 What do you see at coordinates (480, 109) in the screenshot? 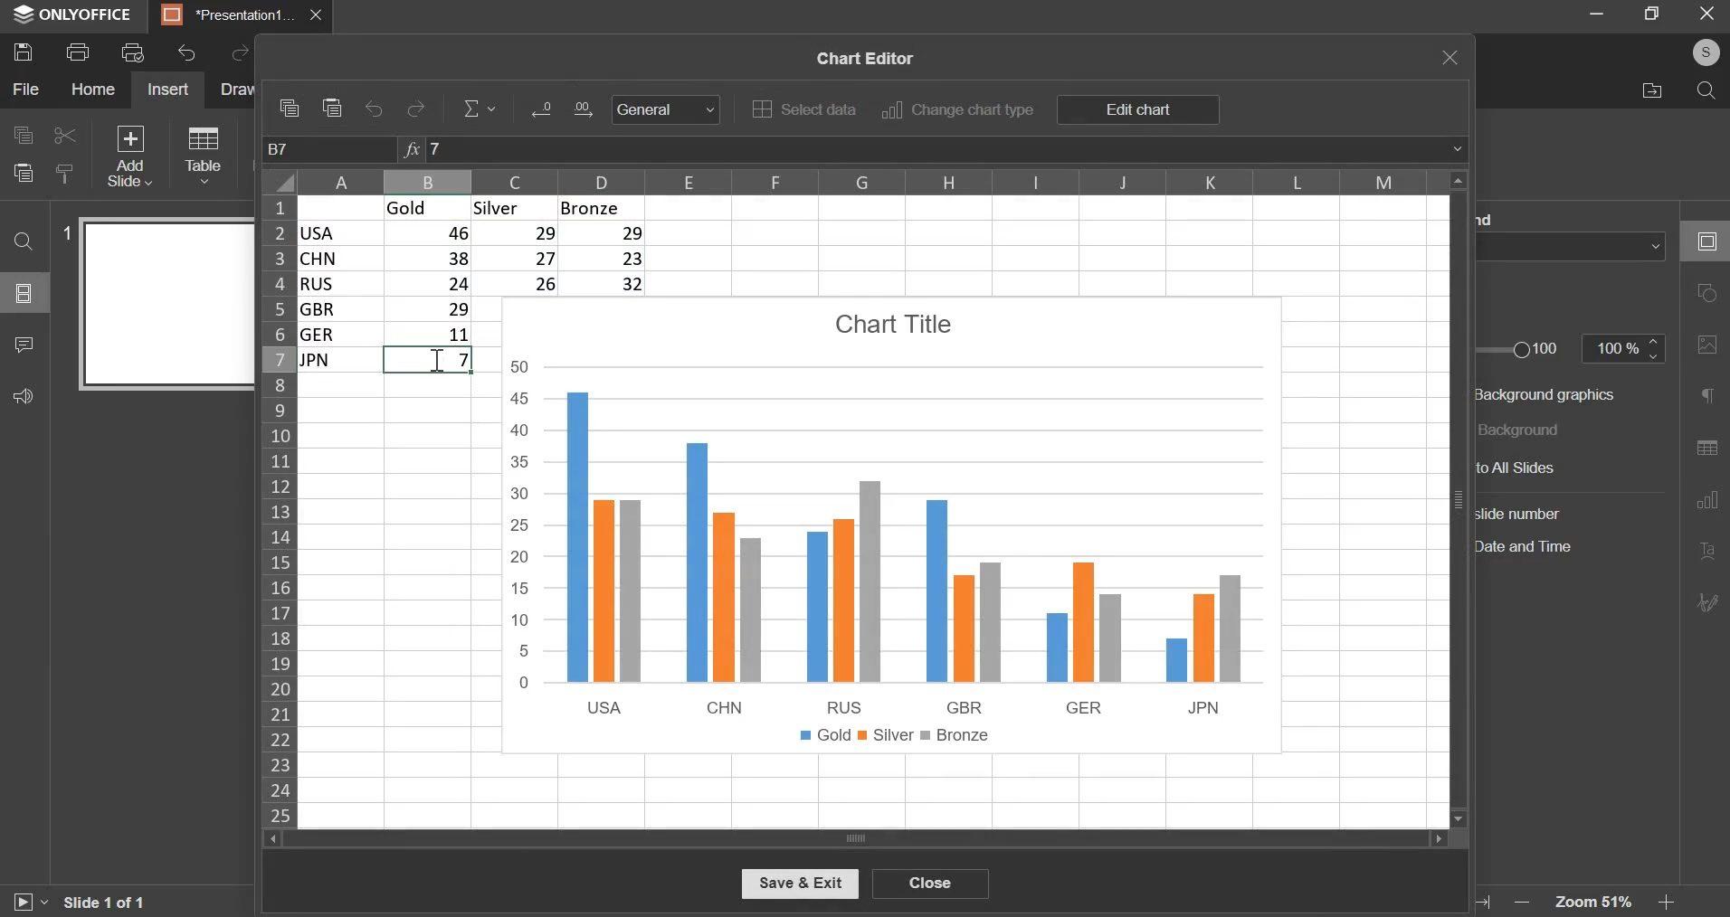
I see `equation` at bounding box center [480, 109].